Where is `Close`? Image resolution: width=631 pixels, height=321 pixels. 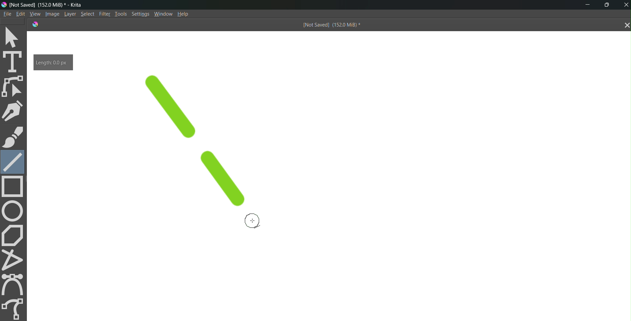
Close is located at coordinates (625, 5).